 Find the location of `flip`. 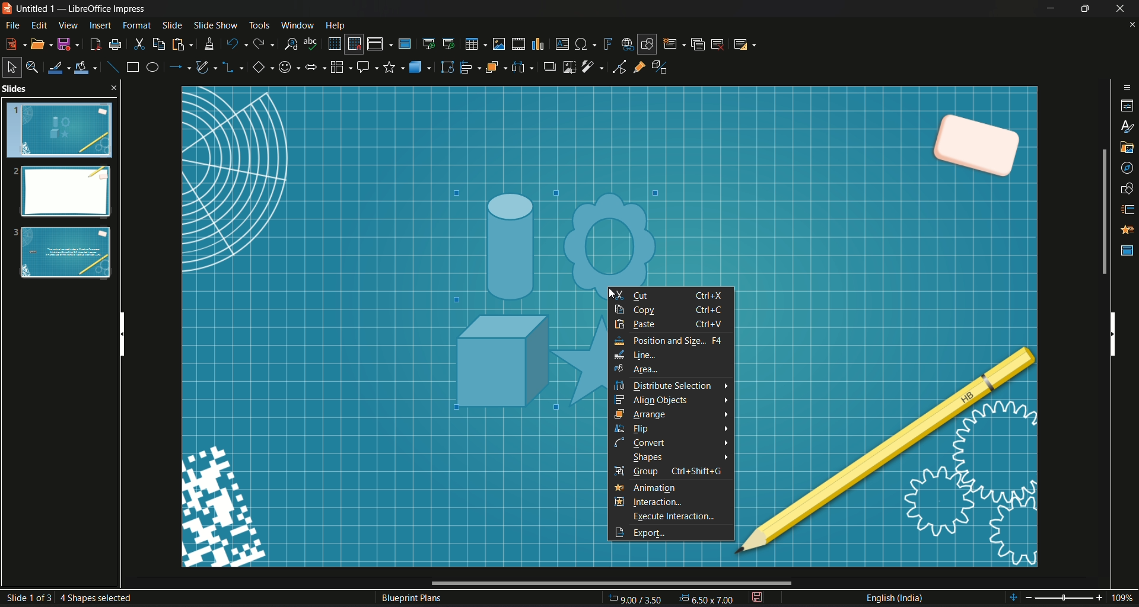

flip is located at coordinates (634, 429).